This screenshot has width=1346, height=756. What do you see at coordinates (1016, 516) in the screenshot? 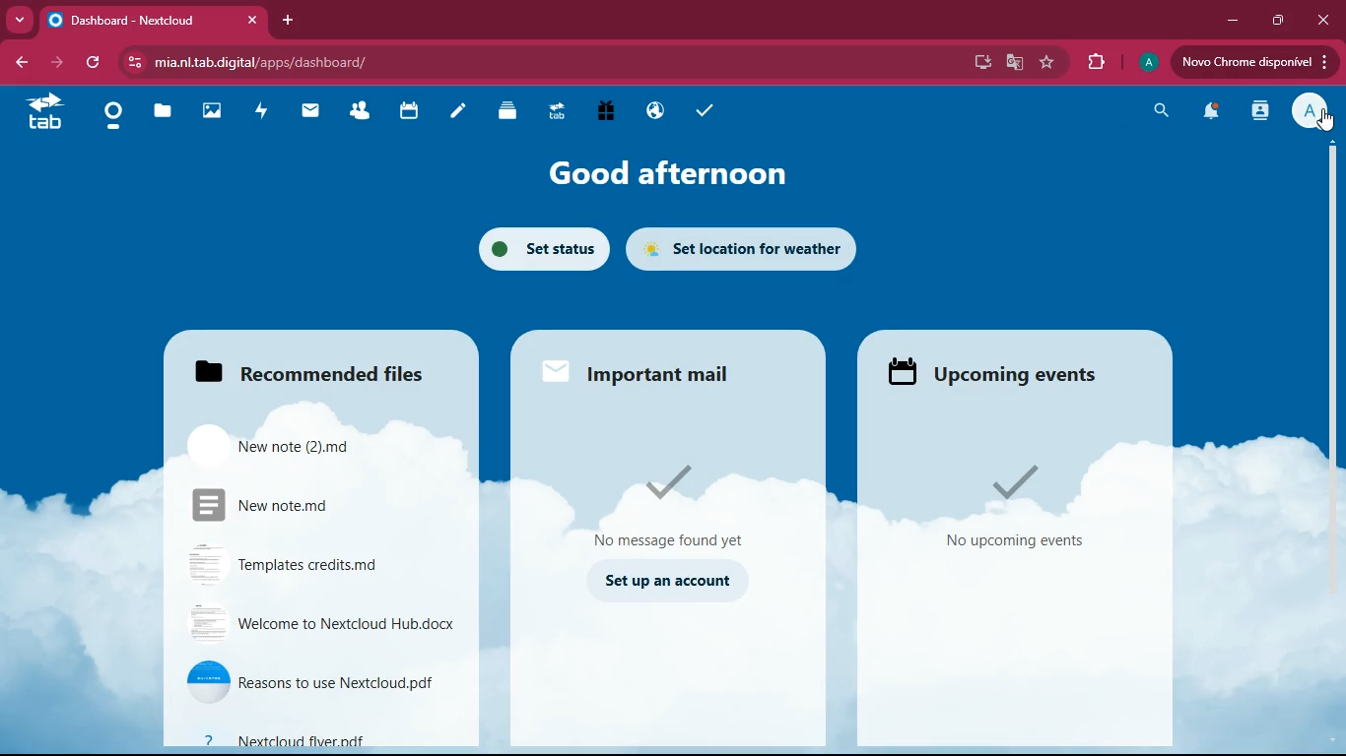
I see `events` at bounding box center [1016, 516].